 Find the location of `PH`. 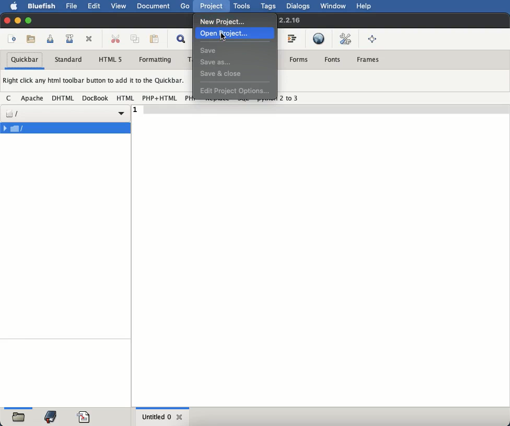

PH is located at coordinates (189, 96).